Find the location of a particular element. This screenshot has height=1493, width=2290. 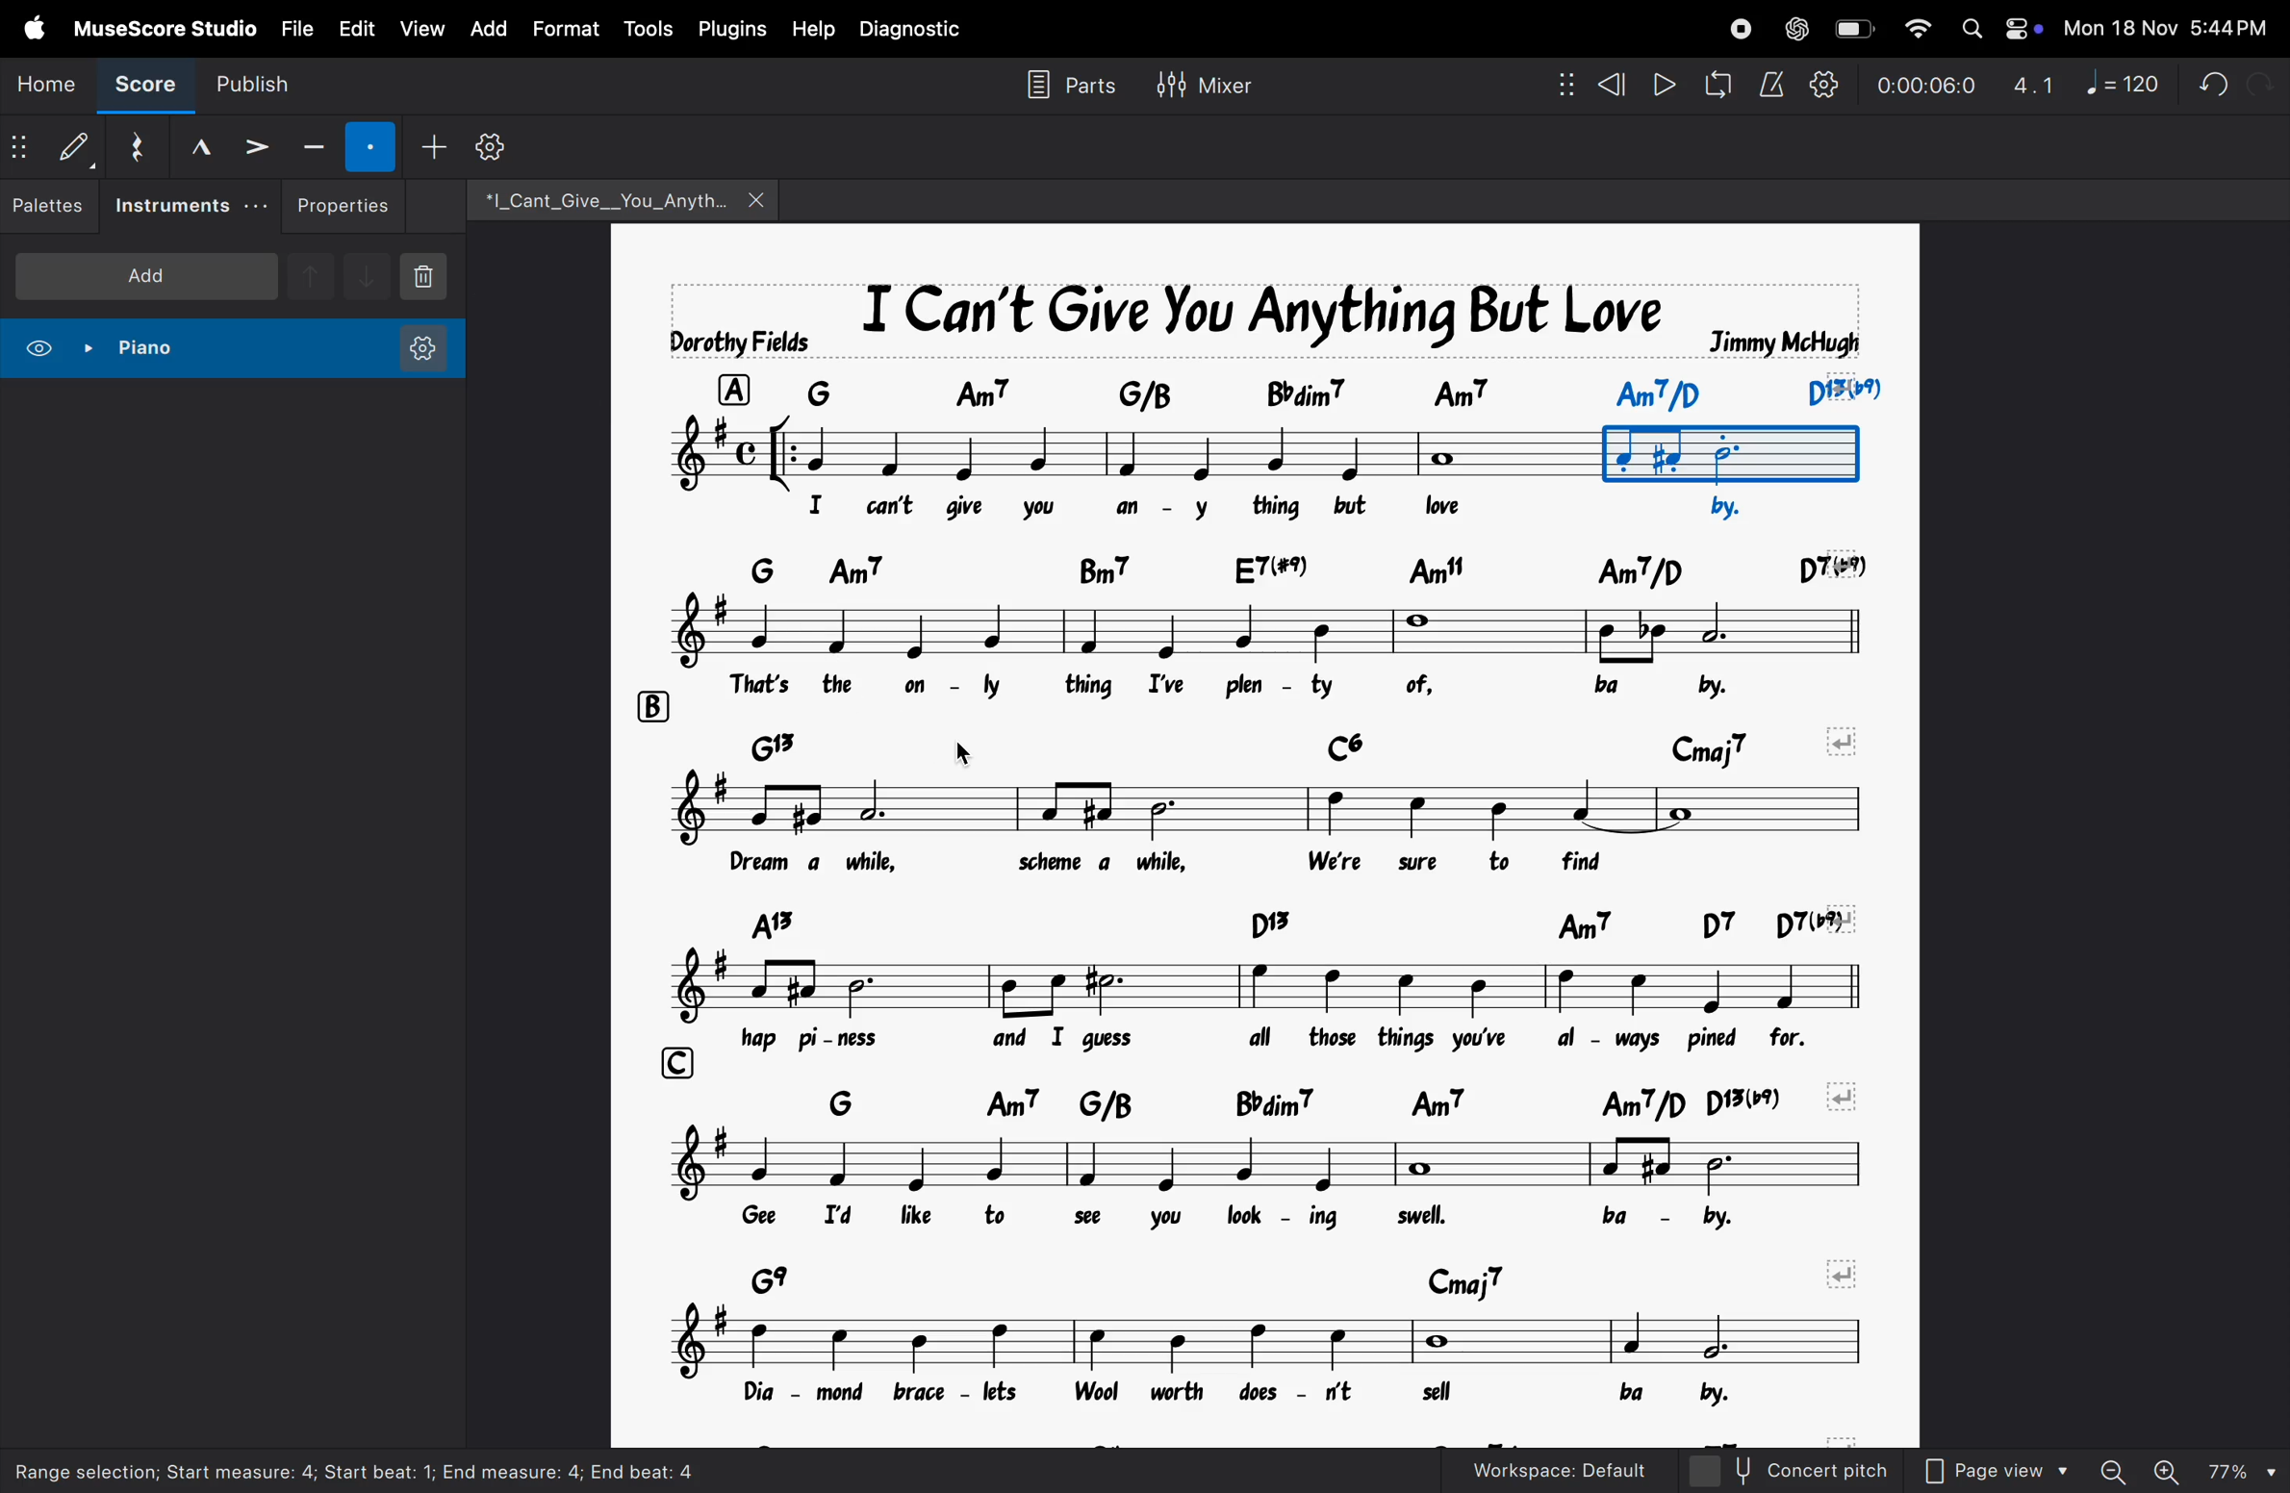

mixer is located at coordinates (1209, 88).